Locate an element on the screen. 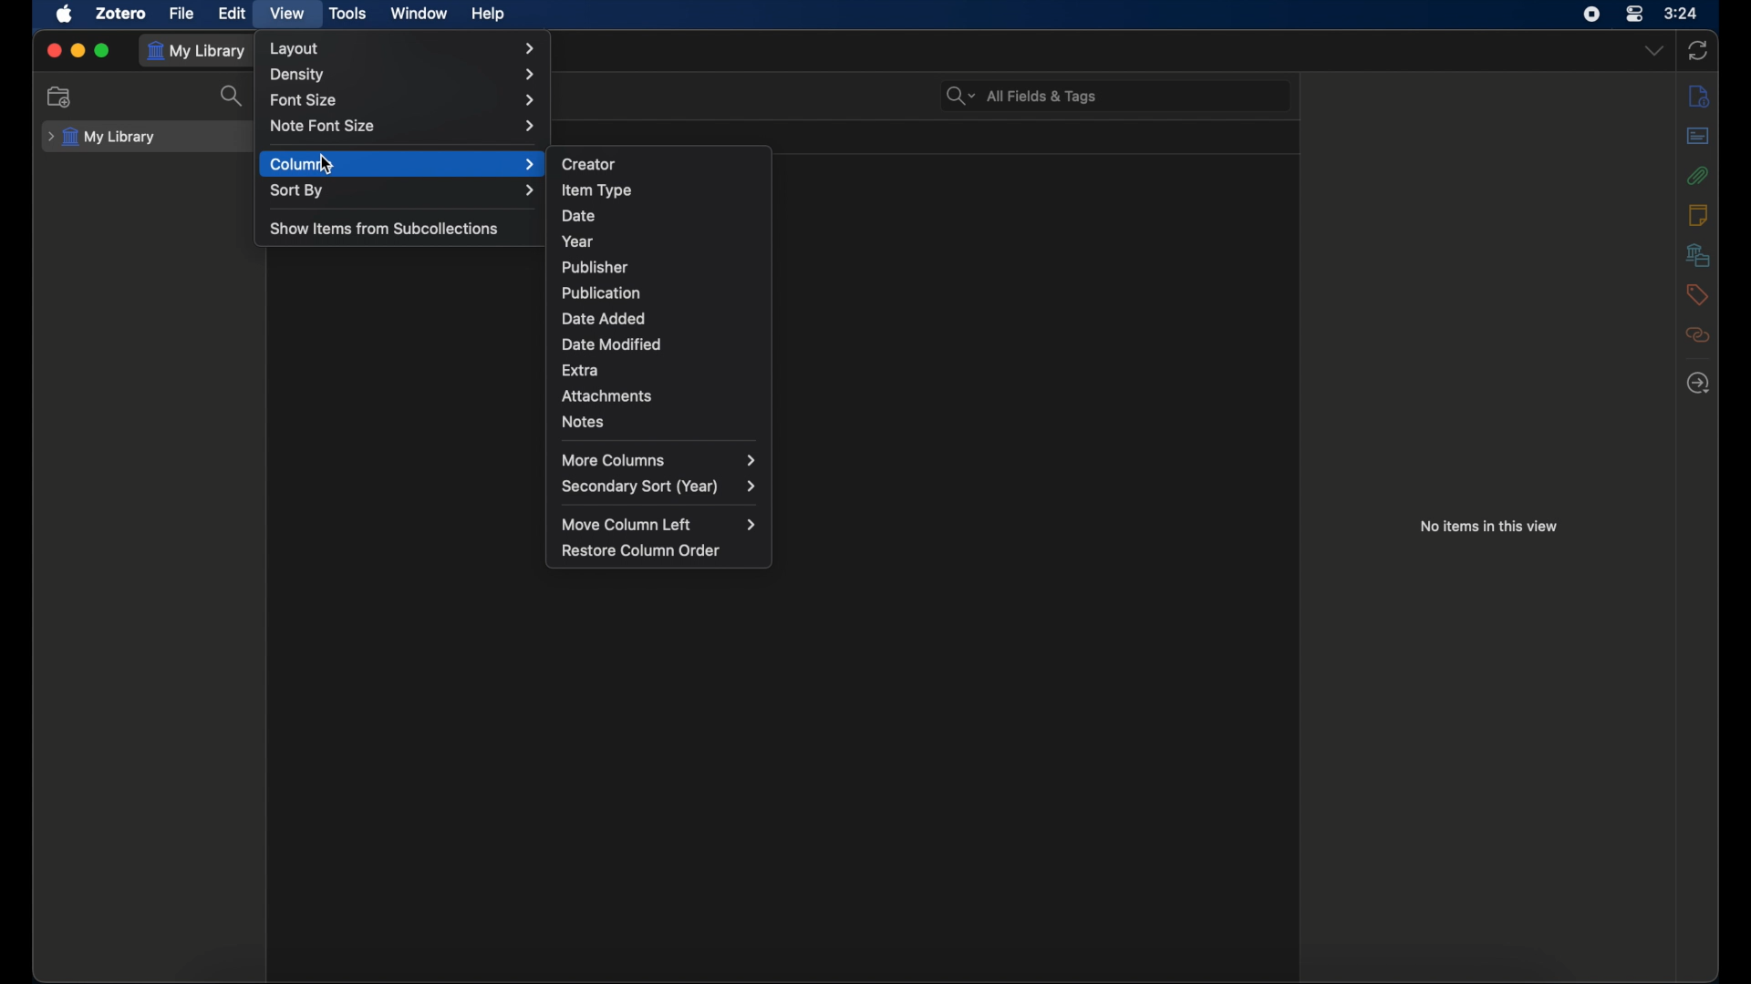 This screenshot has width=1751, height=984. new collection is located at coordinates (61, 97).